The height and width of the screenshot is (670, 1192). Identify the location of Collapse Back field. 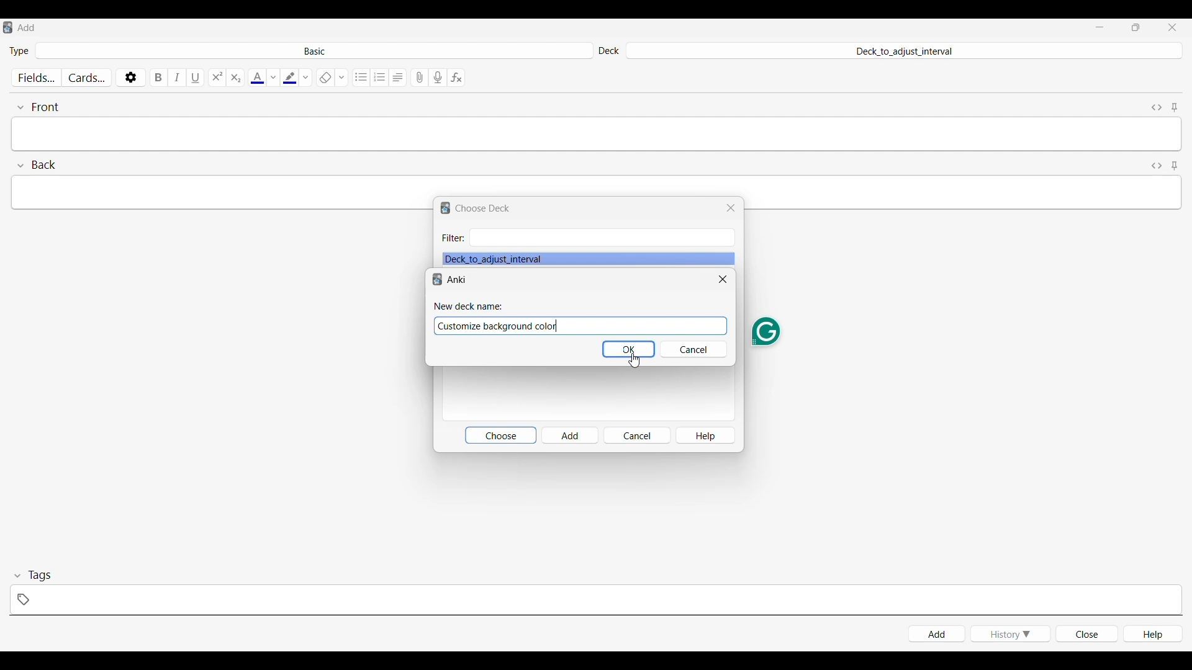
(37, 165).